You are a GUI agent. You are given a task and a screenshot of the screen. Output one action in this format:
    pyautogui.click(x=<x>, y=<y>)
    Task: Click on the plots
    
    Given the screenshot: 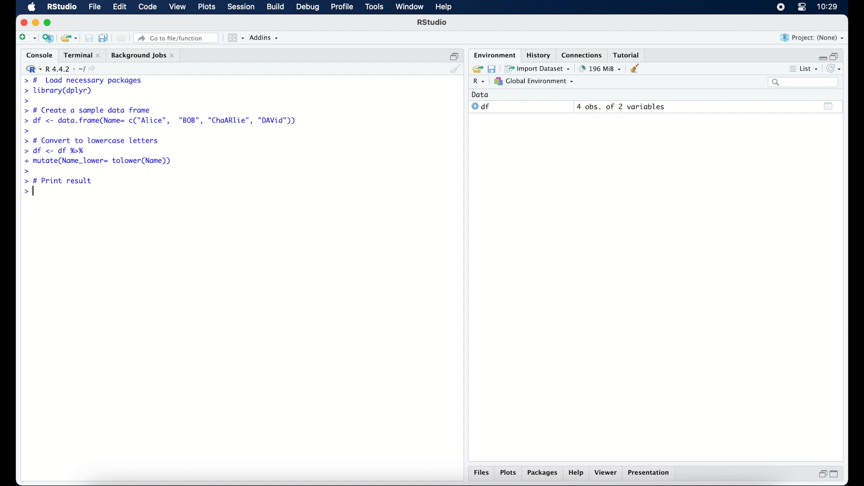 What is the action you would take?
    pyautogui.click(x=509, y=473)
    